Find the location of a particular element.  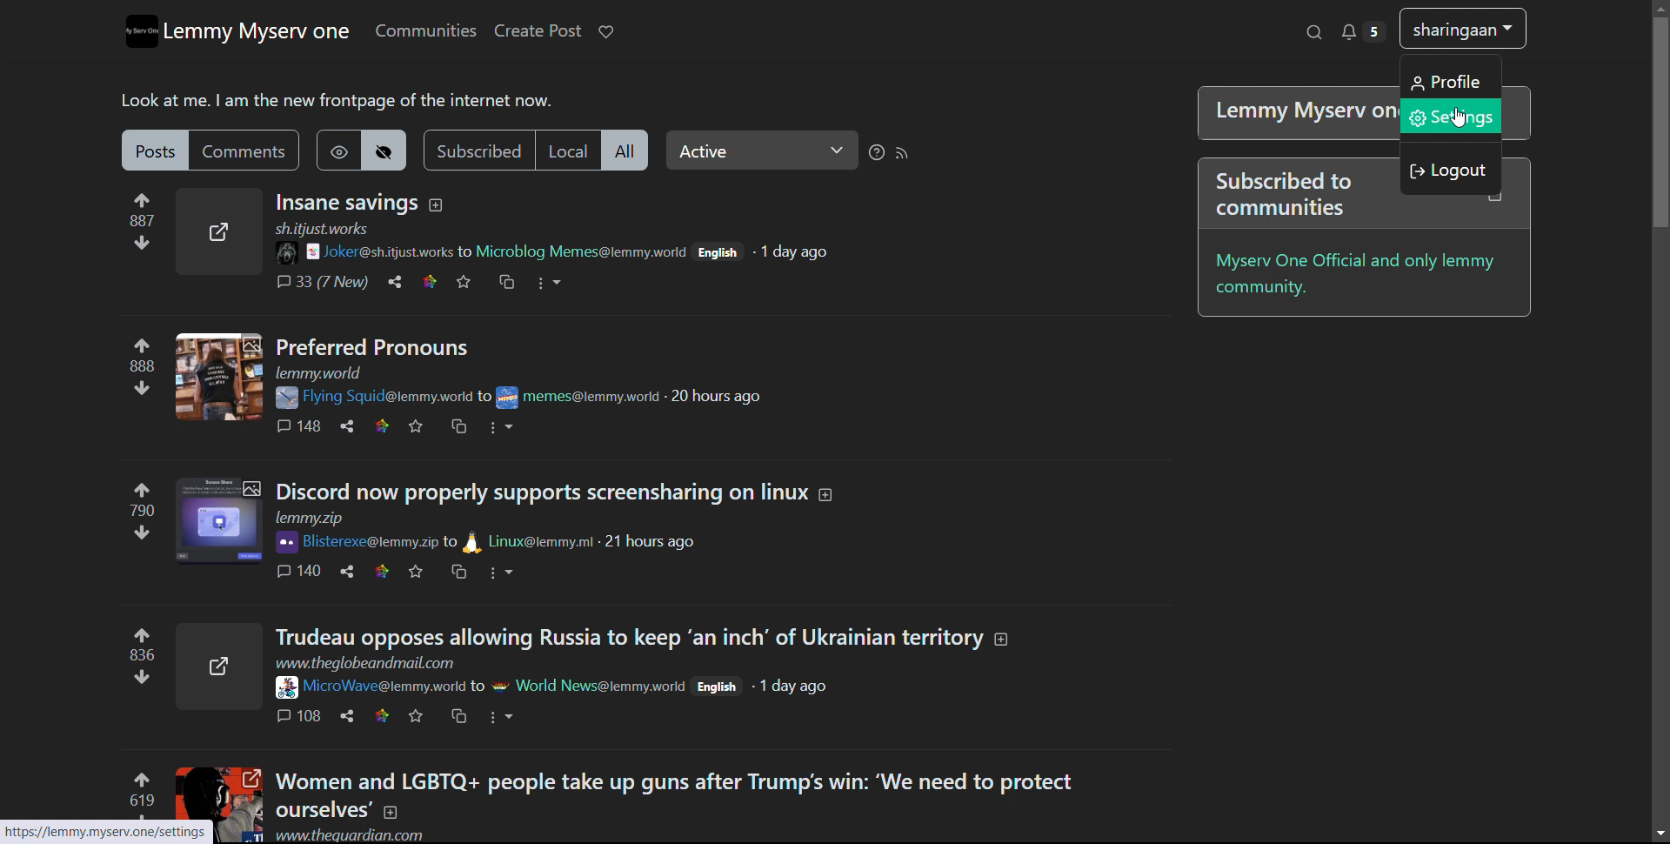

21 hours ago is located at coordinates (650, 544).